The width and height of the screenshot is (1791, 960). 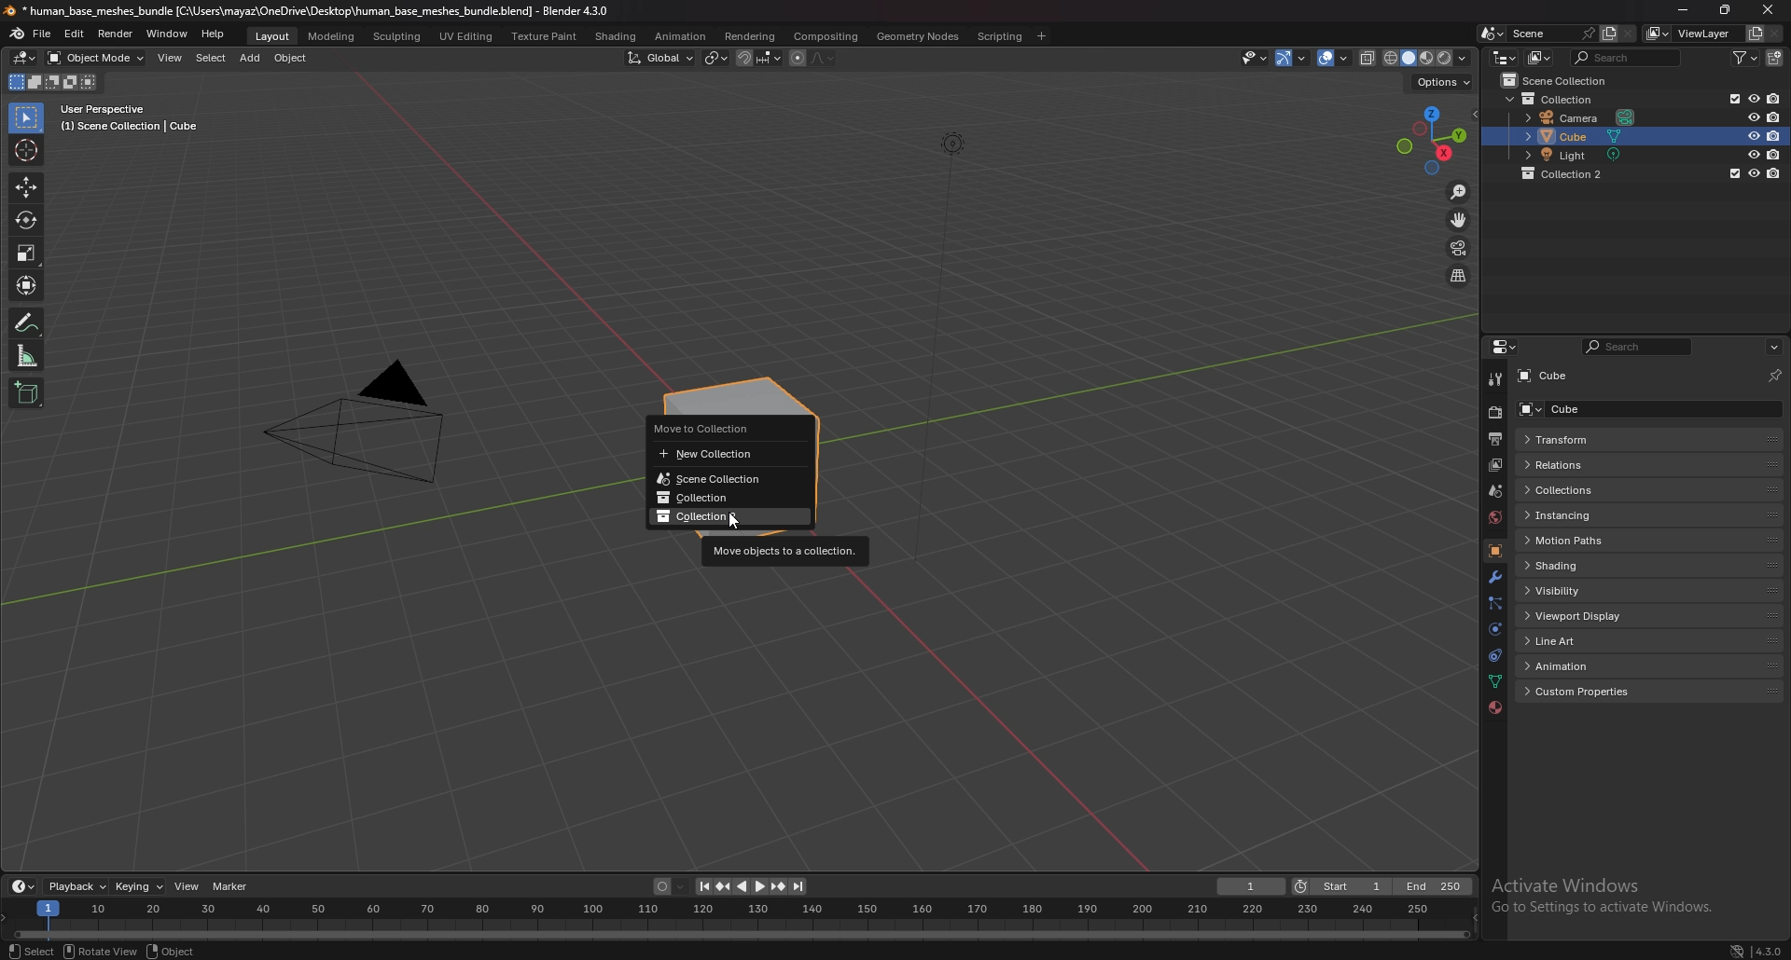 What do you see at coordinates (1608, 34) in the screenshot?
I see `add scene` at bounding box center [1608, 34].